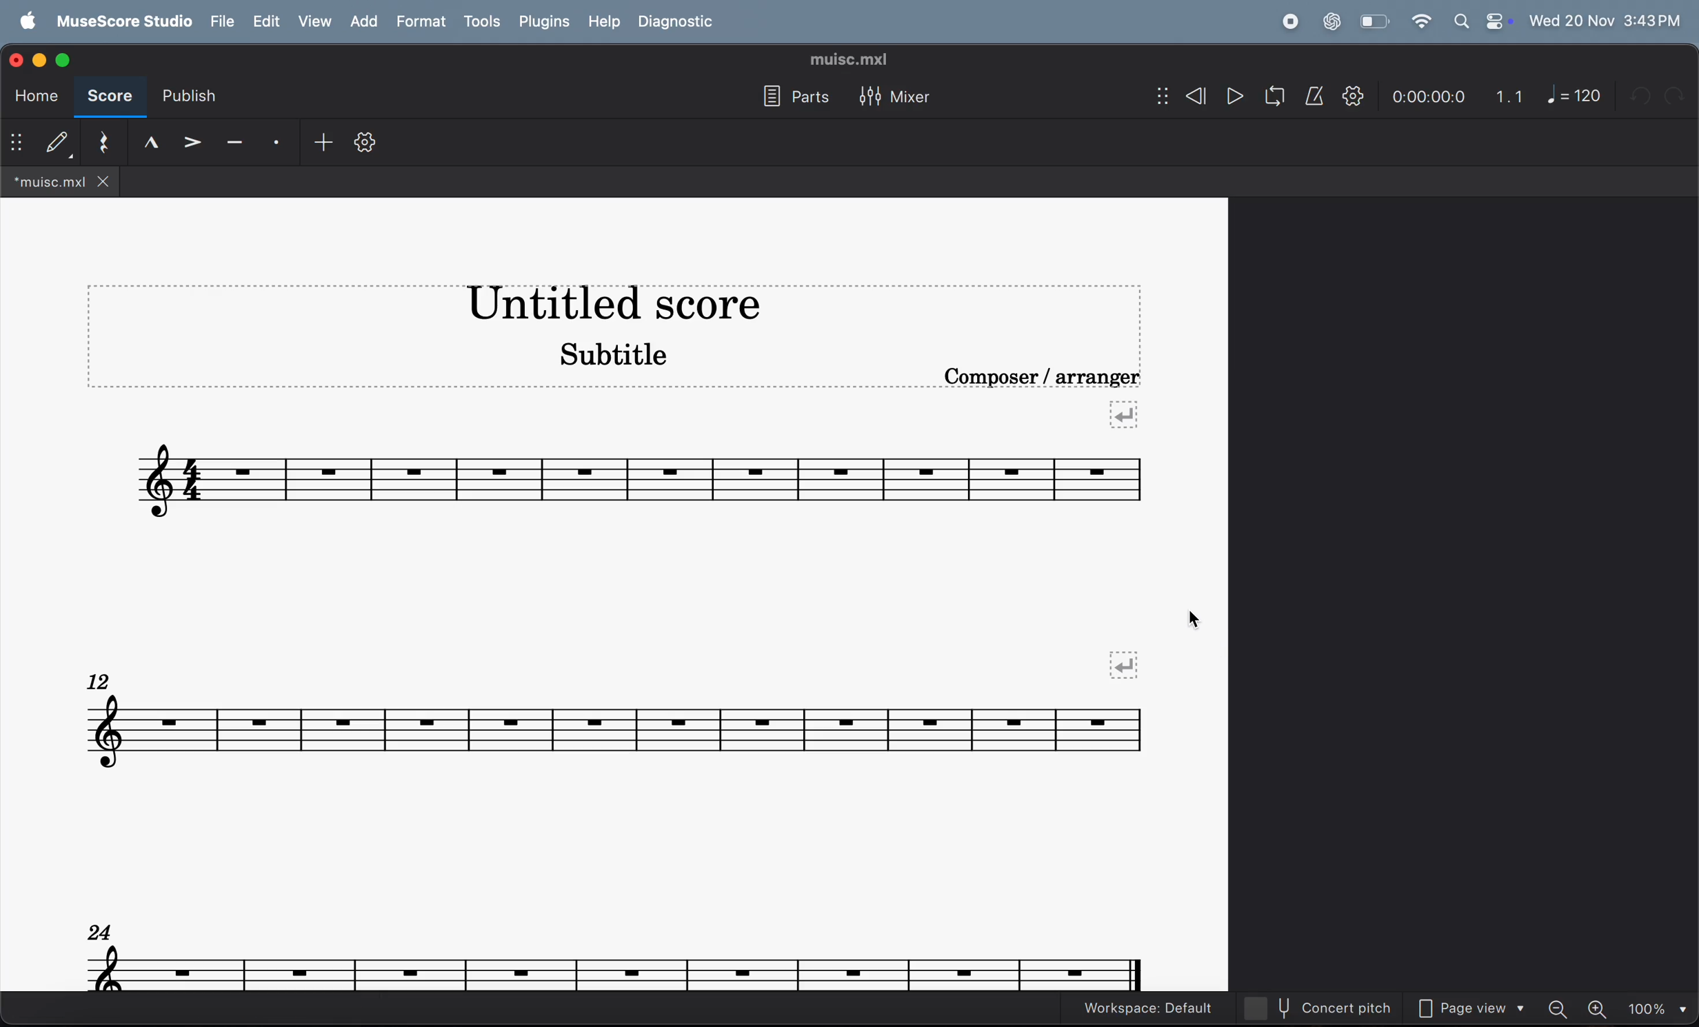 This screenshot has width=1699, height=1027. I want to click on apple widgets, so click(1480, 21).